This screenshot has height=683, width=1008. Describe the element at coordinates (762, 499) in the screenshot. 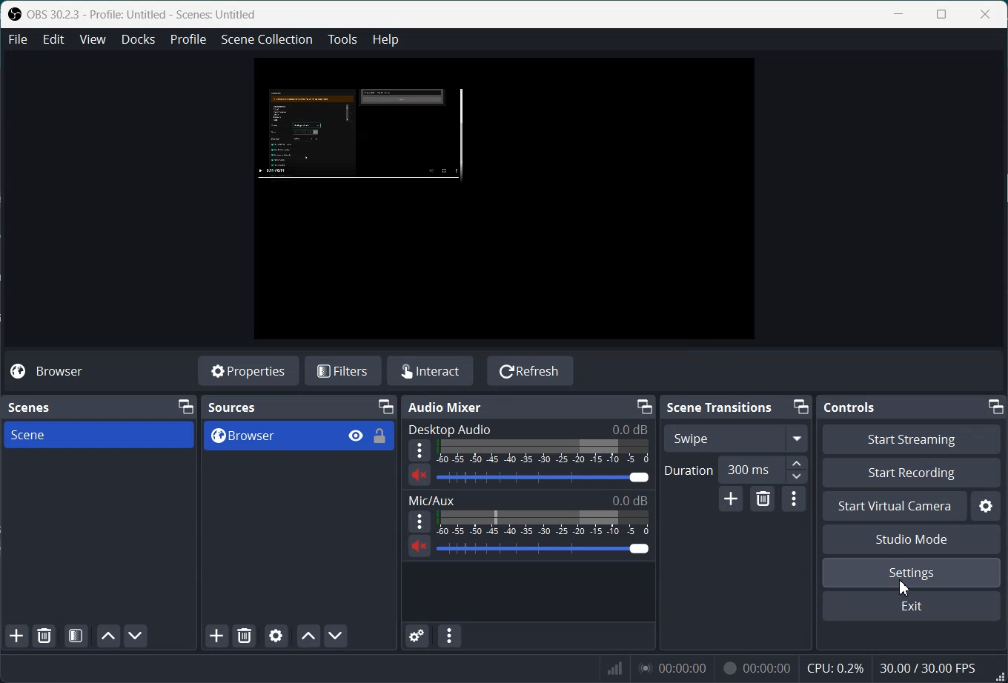

I see `Remove Configurable Transition` at that location.